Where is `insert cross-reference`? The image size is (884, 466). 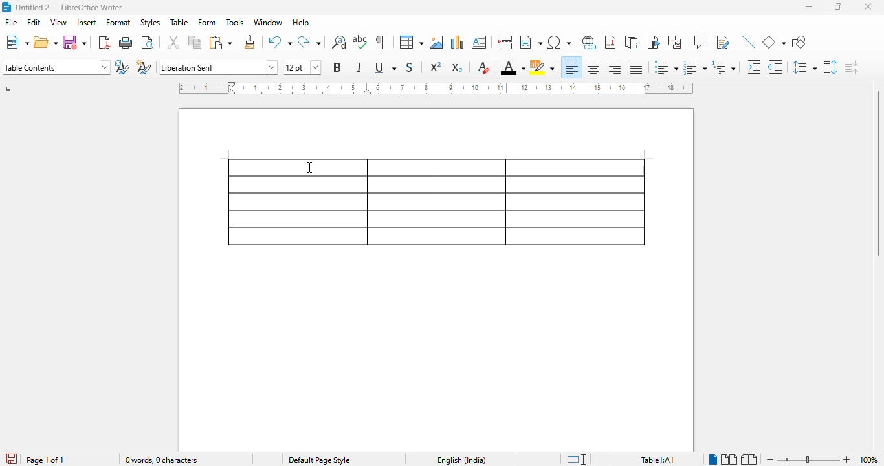
insert cross-reference is located at coordinates (674, 41).